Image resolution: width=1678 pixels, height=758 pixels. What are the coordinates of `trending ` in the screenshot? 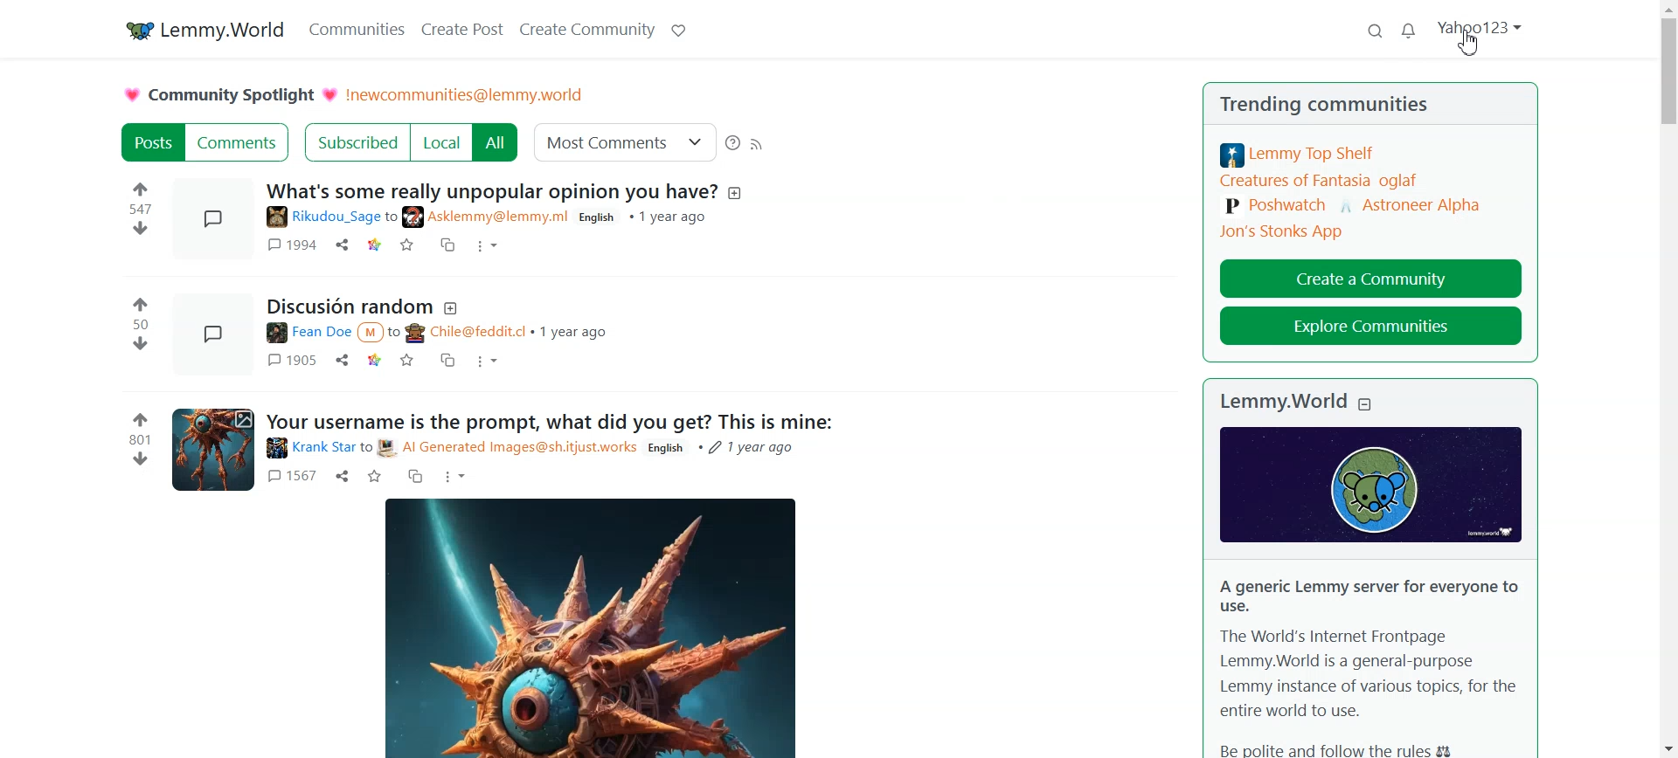 It's located at (1255, 103).